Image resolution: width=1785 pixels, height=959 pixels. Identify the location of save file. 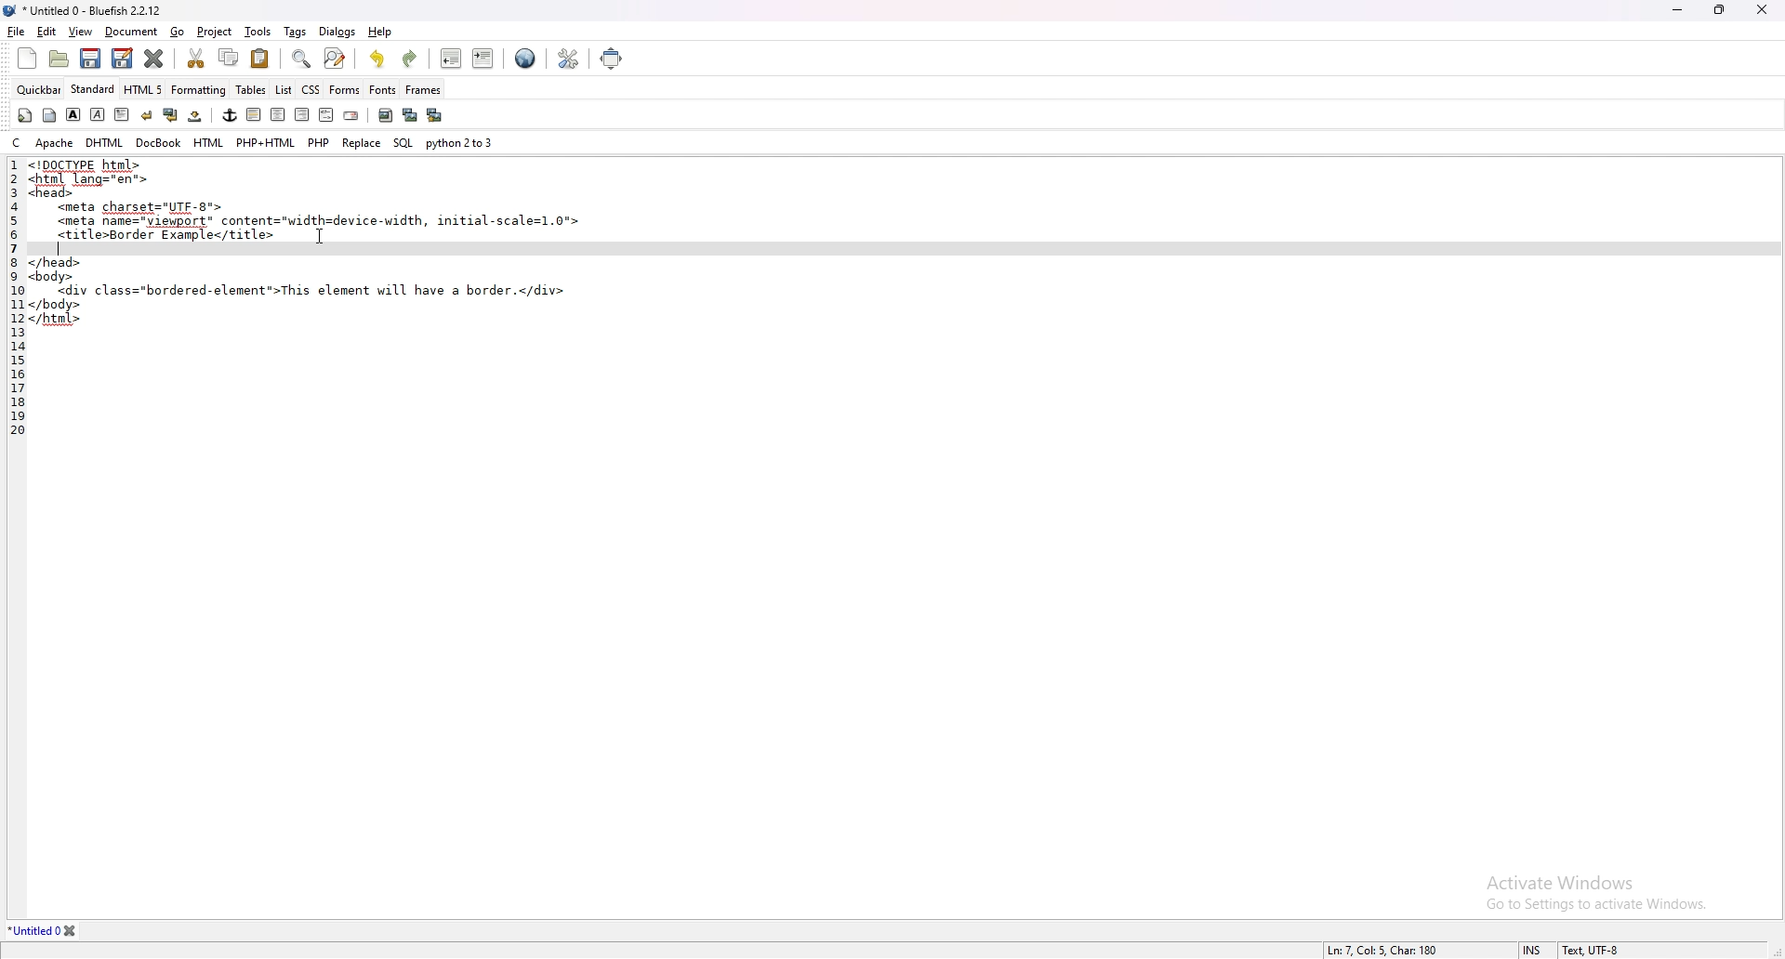
(88, 59).